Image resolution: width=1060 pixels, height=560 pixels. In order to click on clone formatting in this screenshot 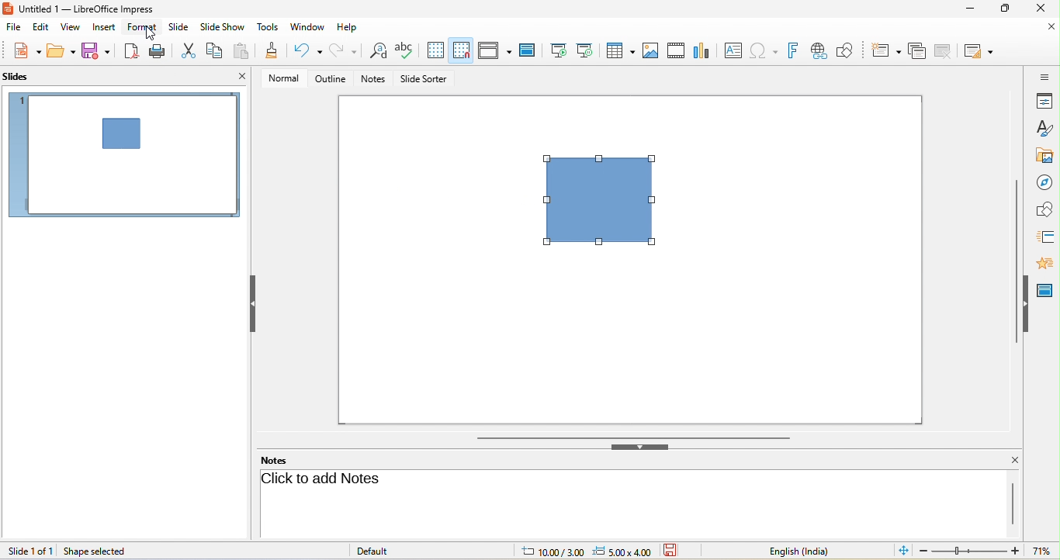, I will do `click(271, 51)`.